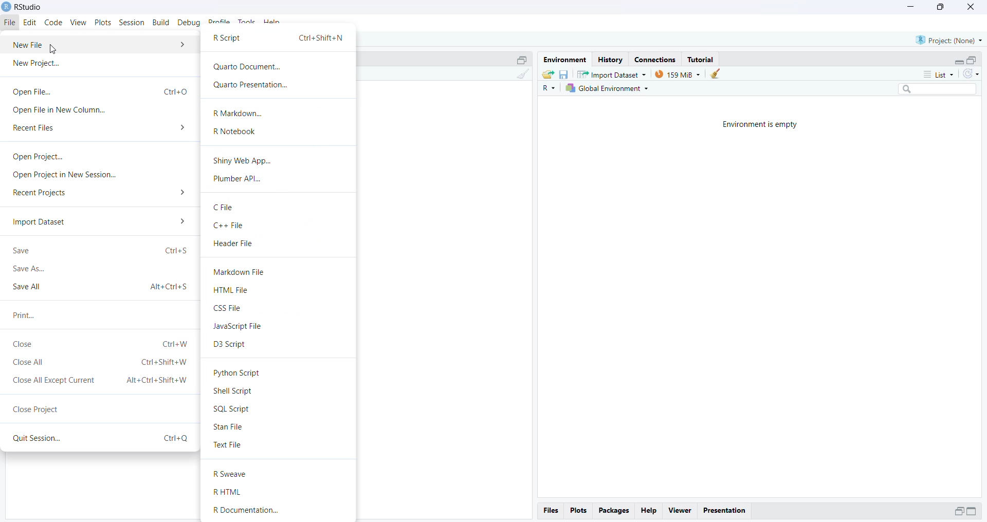 This screenshot has height=522, width=987. Describe the element at coordinates (547, 74) in the screenshot. I see `load workspace` at that location.